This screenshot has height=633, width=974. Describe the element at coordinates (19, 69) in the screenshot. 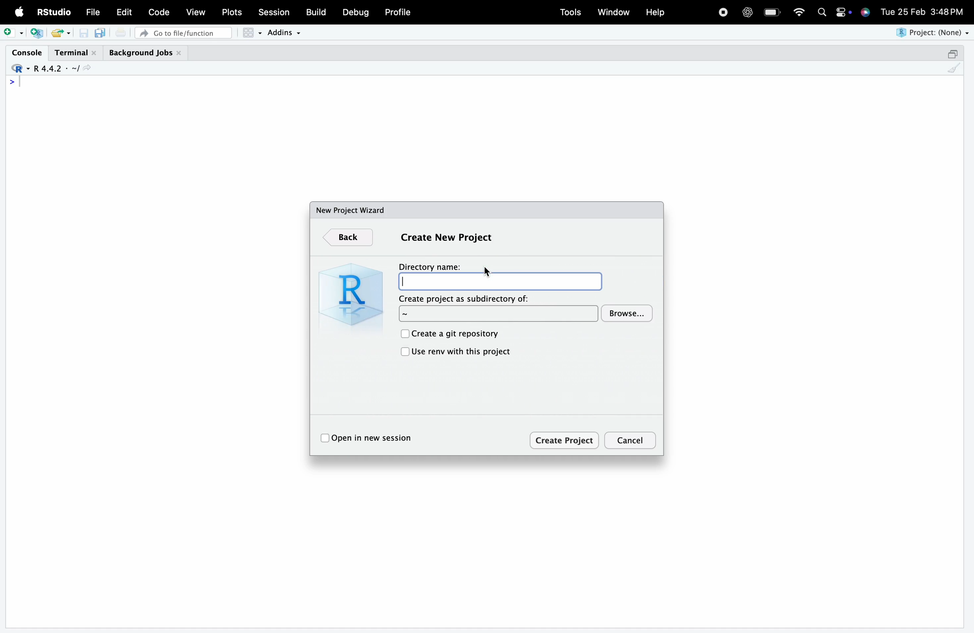

I see `R` at that location.